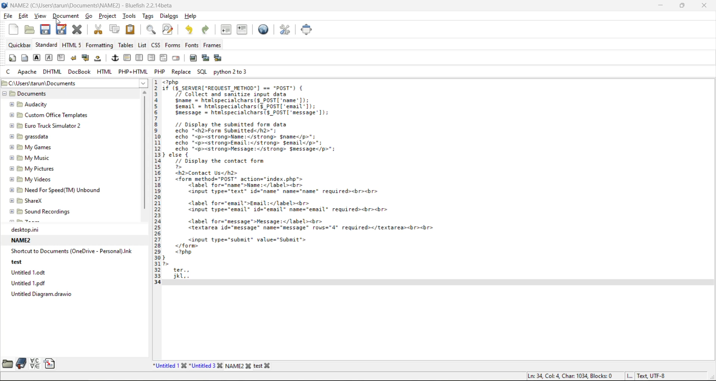 This screenshot has height=381, width=716. Describe the element at coordinates (37, 104) in the screenshot. I see `audacity` at that location.